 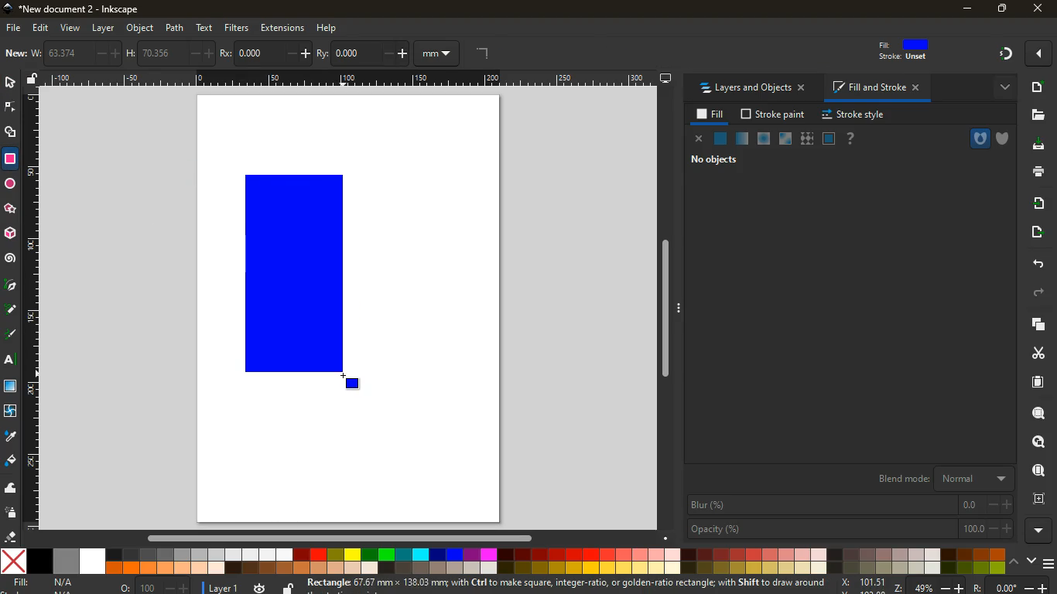 I want to click on , so click(x=10, y=186).